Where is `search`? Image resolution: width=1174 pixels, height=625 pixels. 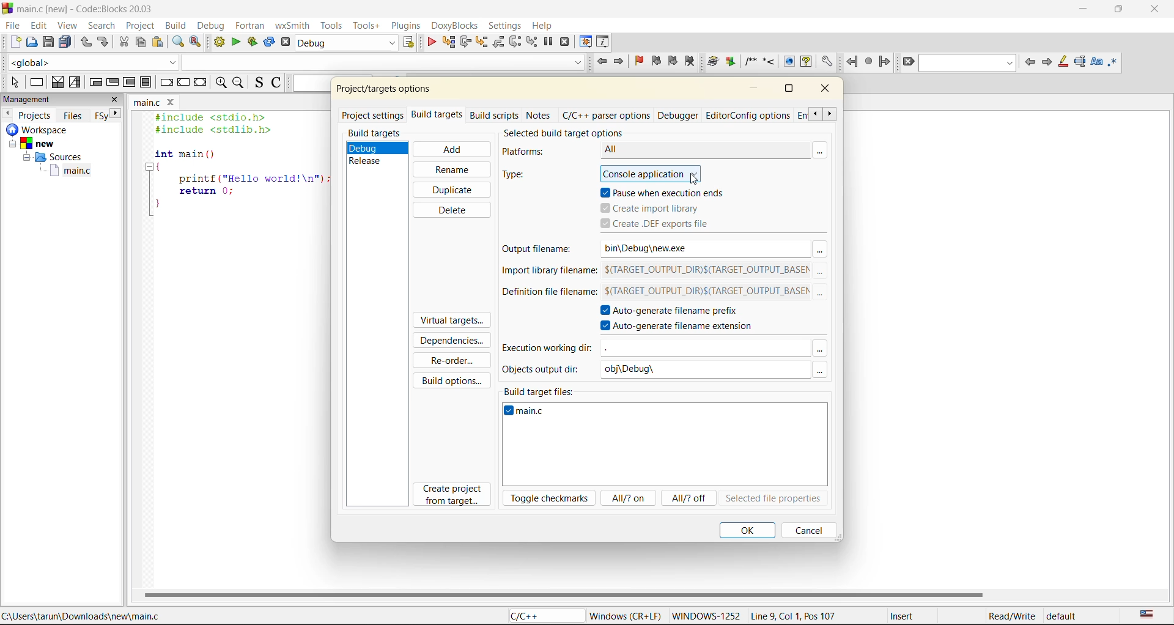 search is located at coordinates (968, 64).